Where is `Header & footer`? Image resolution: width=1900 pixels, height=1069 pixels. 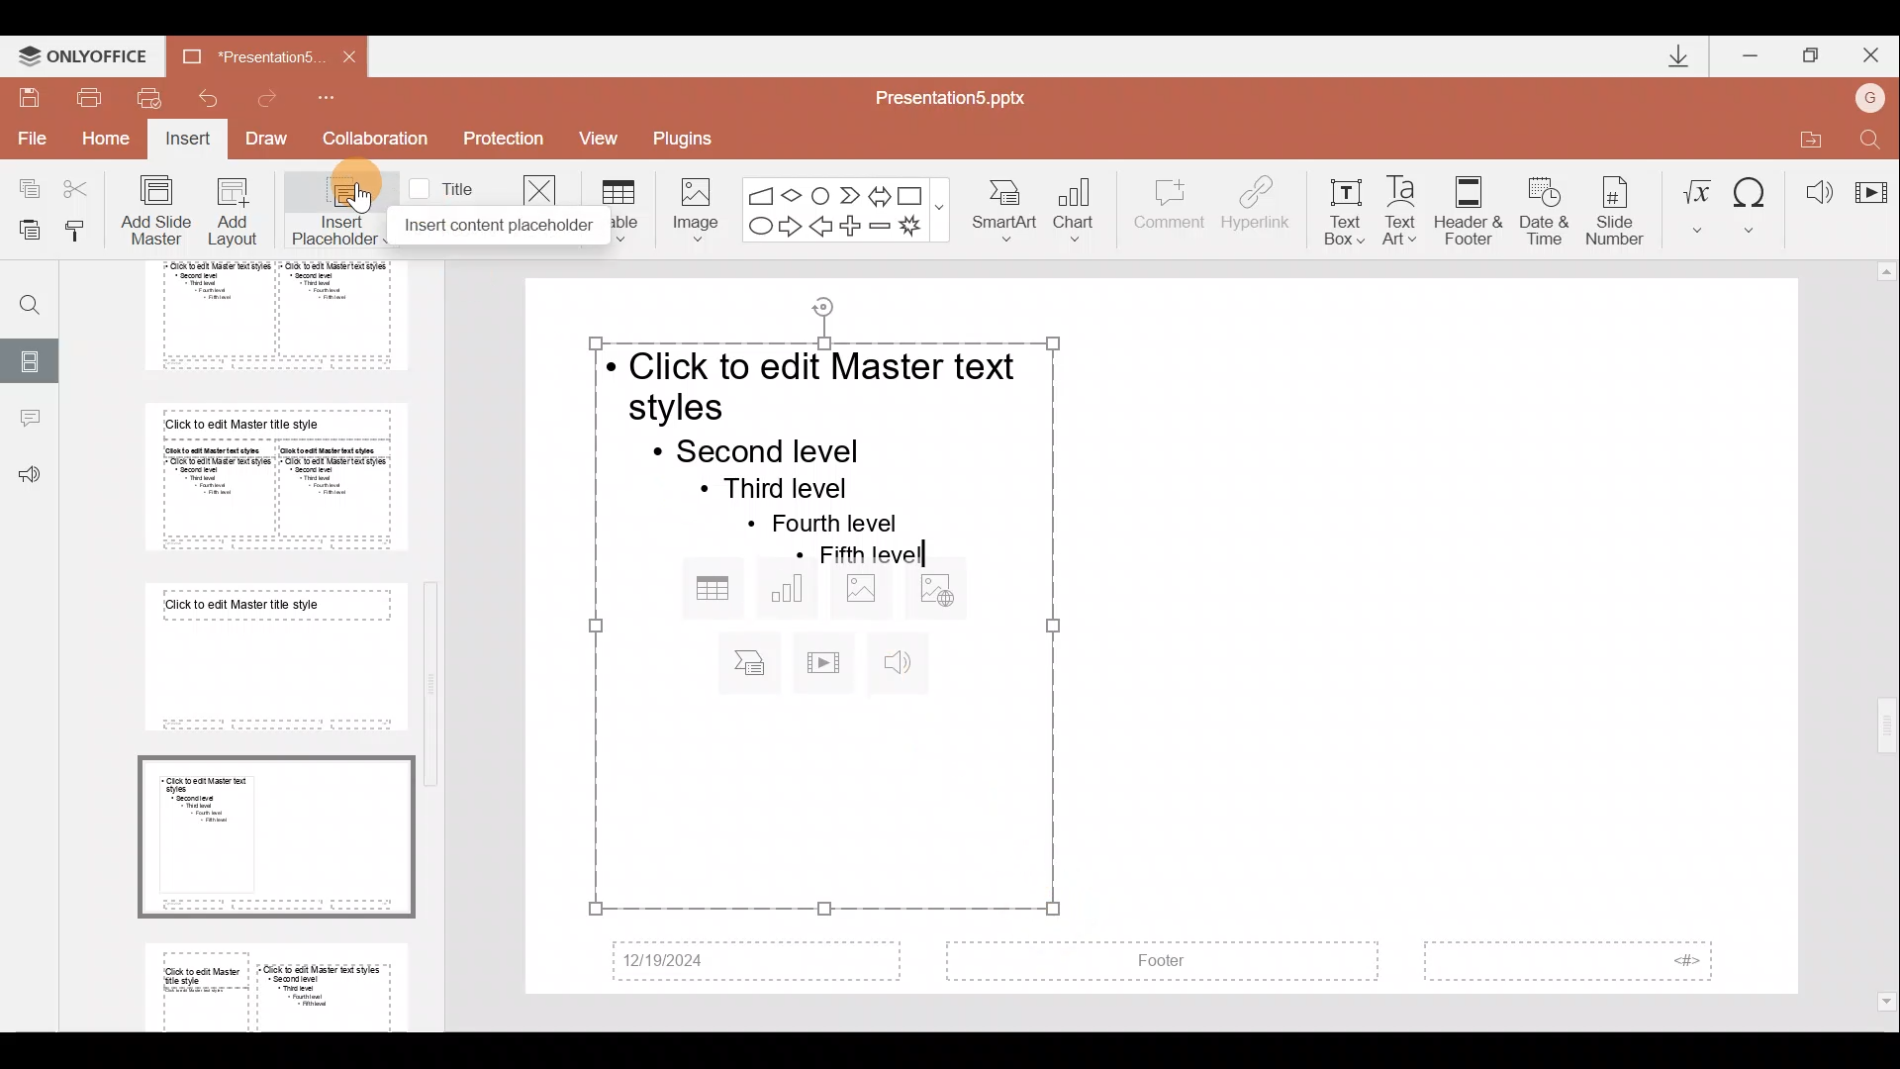 Header & footer is located at coordinates (1468, 210).